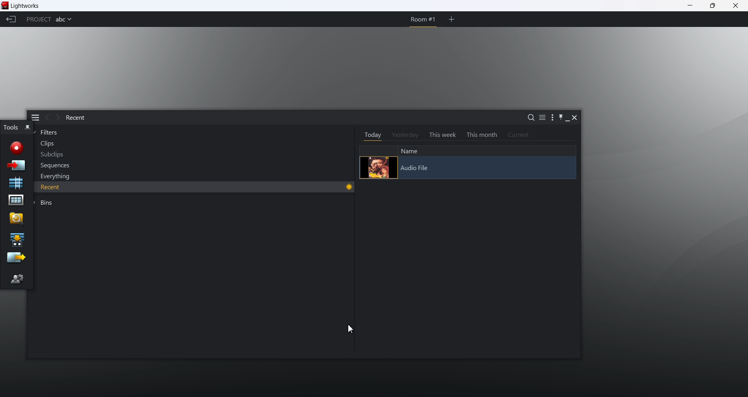  Describe the element at coordinates (43, 203) in the screenshot. I see `bins` at that location.